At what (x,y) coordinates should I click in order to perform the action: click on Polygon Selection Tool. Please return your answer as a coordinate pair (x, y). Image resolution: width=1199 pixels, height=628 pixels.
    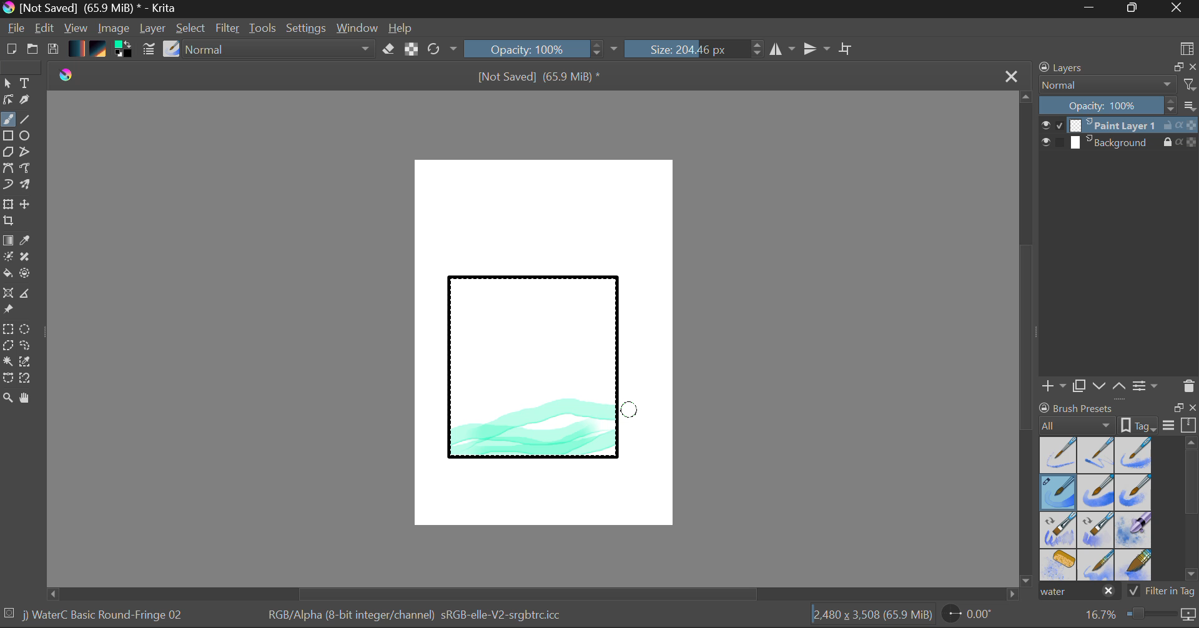
    Looking at the image, I should click on (7, 346).